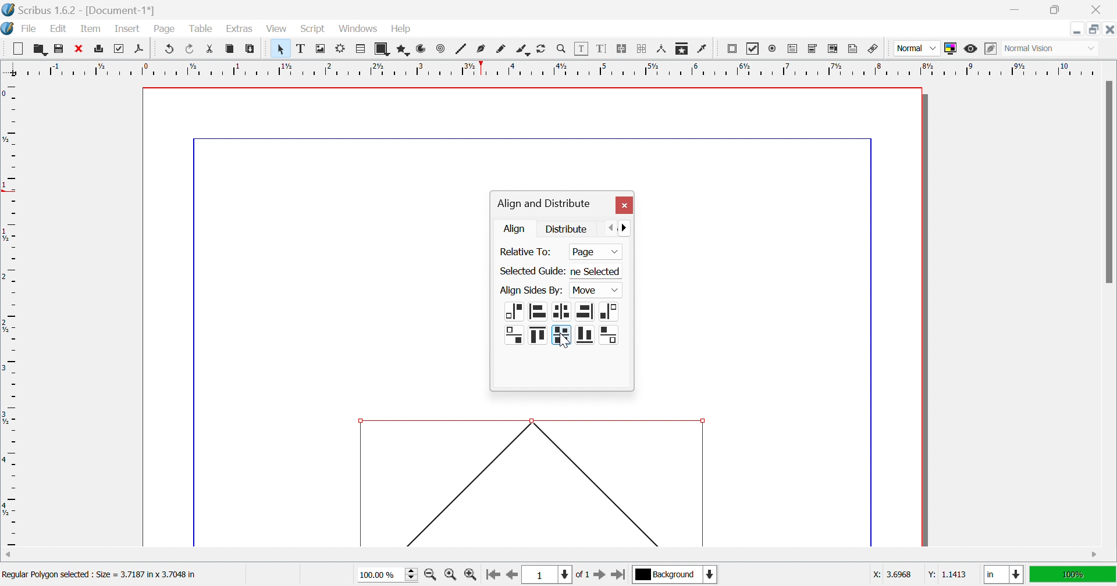 The image size is (1117, 586). What do you see at coordinates (1108, 181) in the screenshot?
I see `Scroll bar` at bounding box center [1108, 181].